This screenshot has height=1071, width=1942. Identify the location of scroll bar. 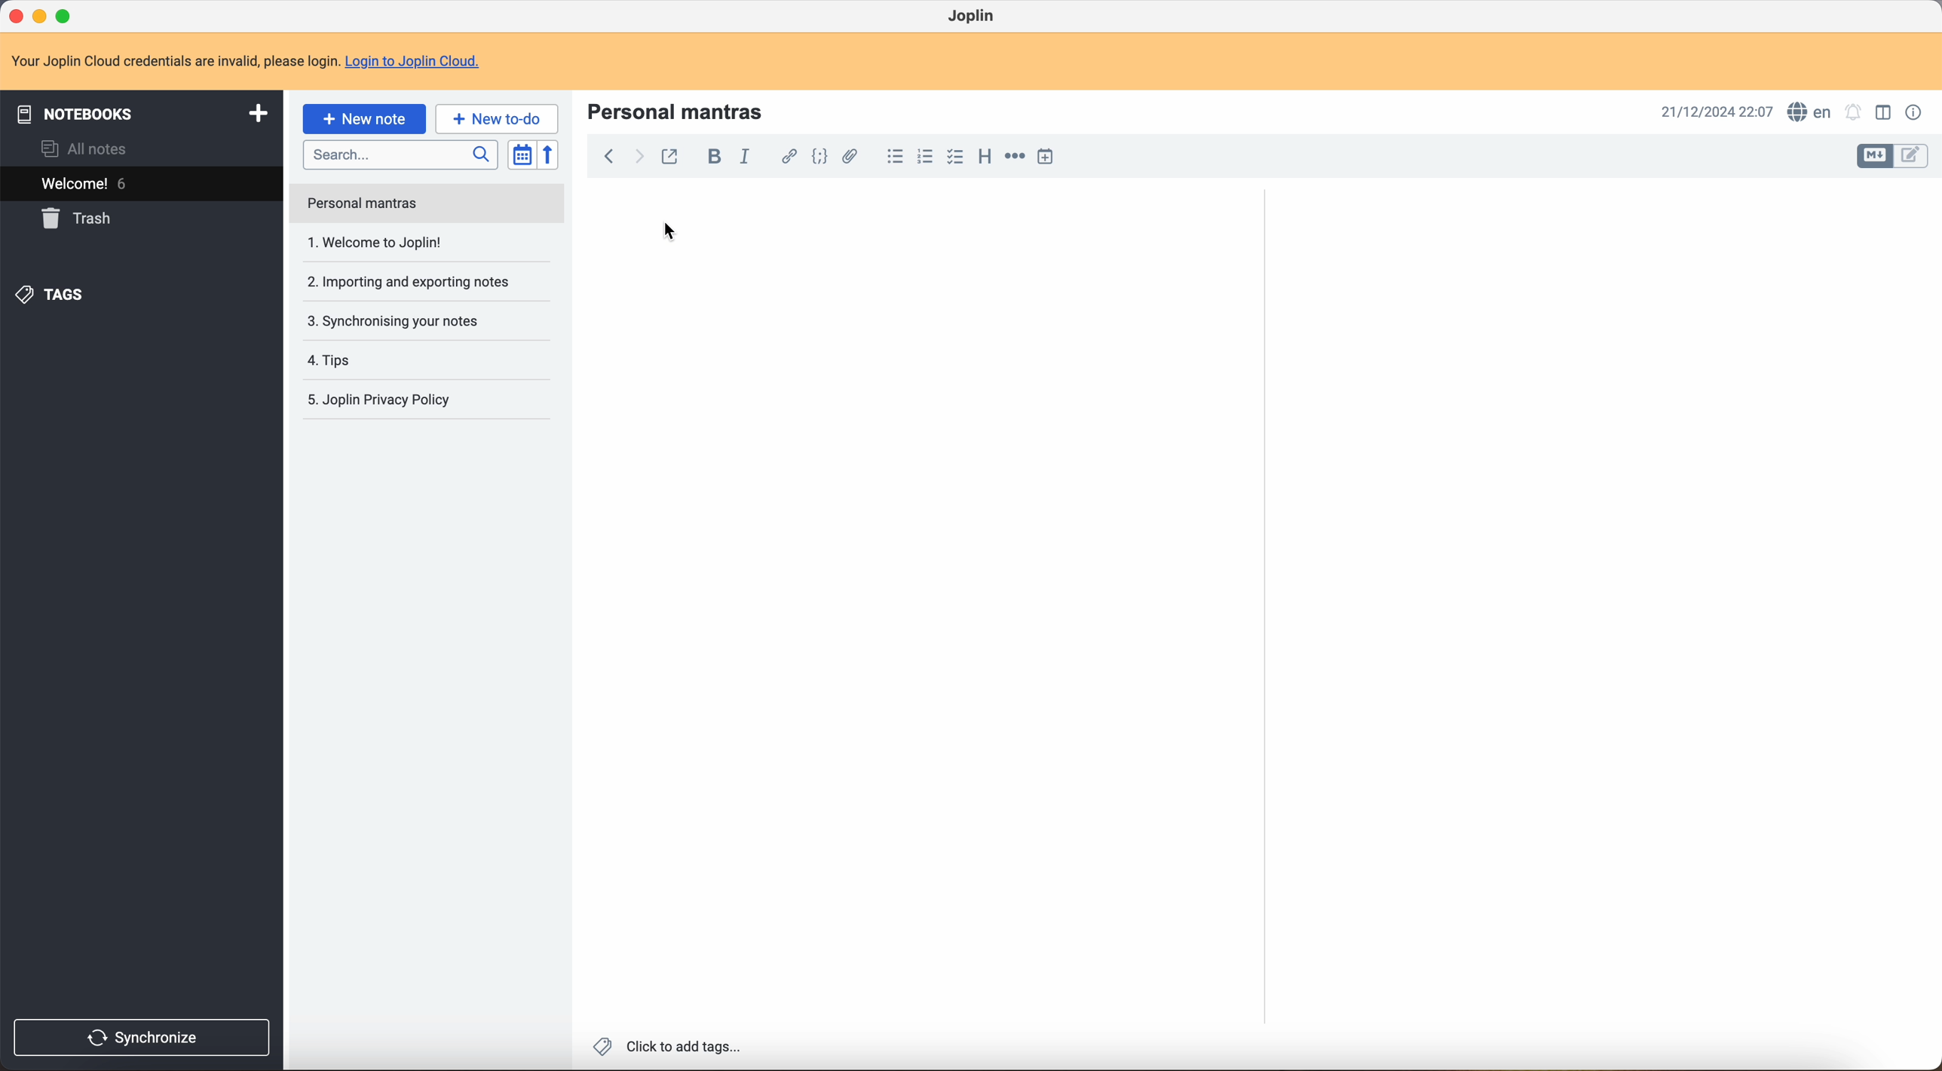
(1930, 475).